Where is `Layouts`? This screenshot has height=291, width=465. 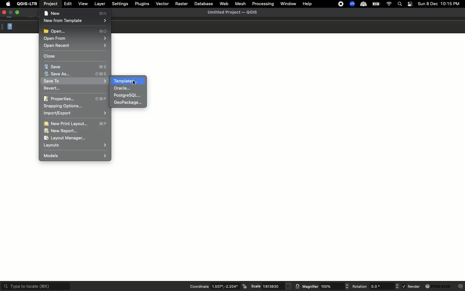 Layouts is located at coordinates (75, 145).